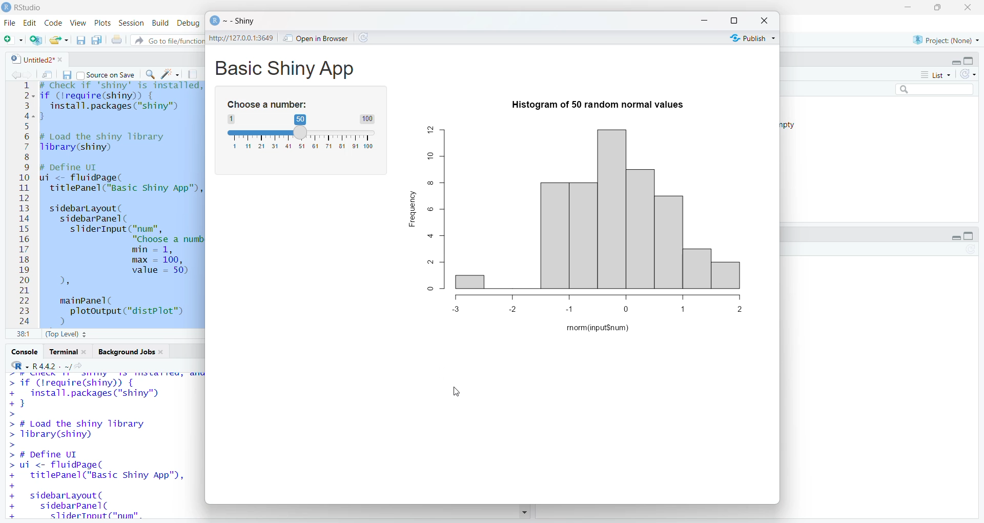 The width and height of the screenshot is (984, 523). What do you see at coordinates (121, 246) in the screenshot?
I see `sidebarLayout (sidebarpanel(sliderInput("num","Choose a number:",min = 1,max = 100,value = 50),` at bounding box center [121, 246].